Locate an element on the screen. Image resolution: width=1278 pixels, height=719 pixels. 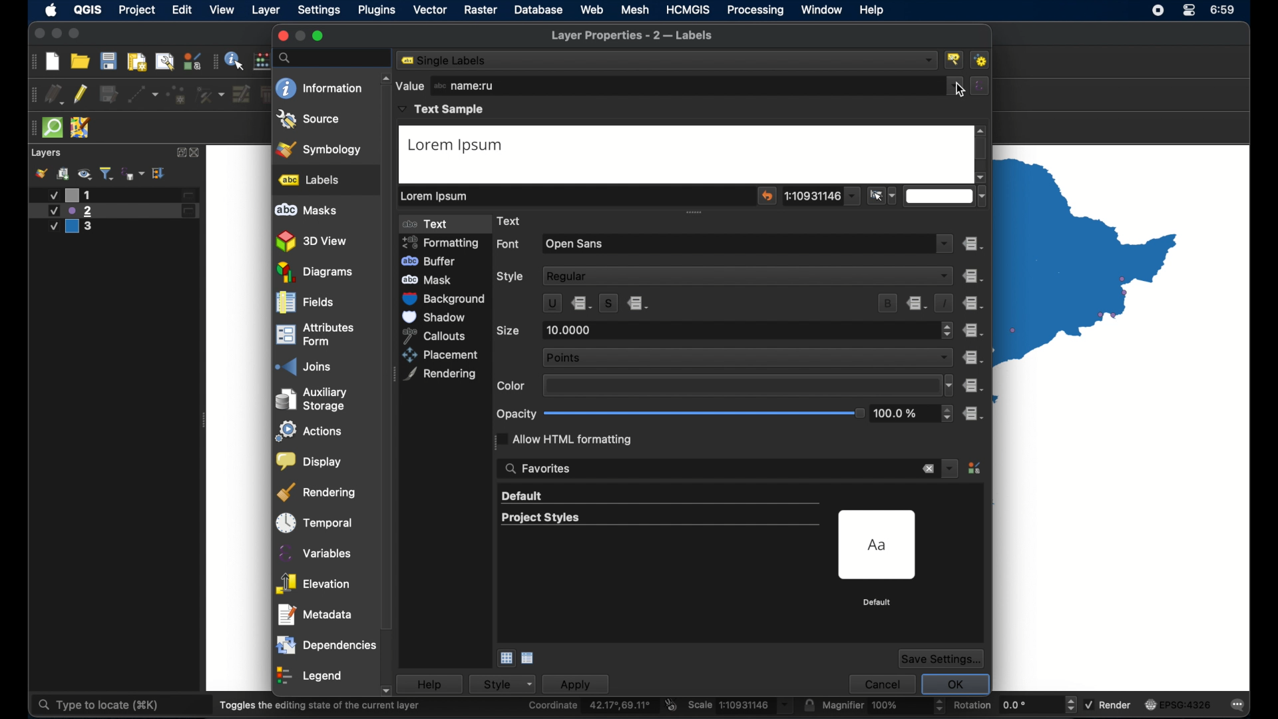
save is located at coordinates (108, 61).